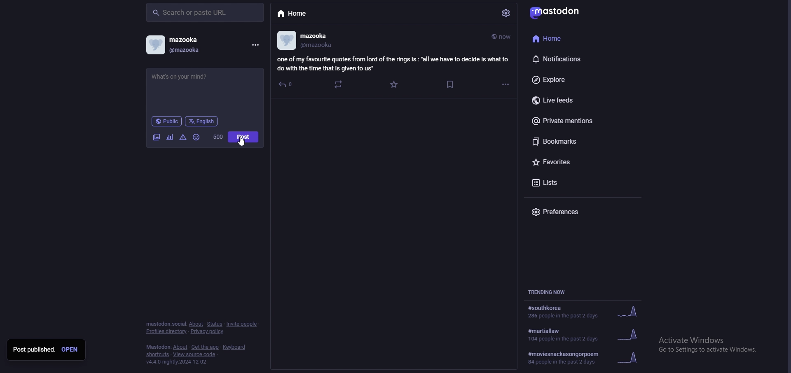 The width and height of the screenshot is (791, 373). What do you see at coordinates (391, 63) in the screenshot?
I see `post` at bounding box center [391, 63].